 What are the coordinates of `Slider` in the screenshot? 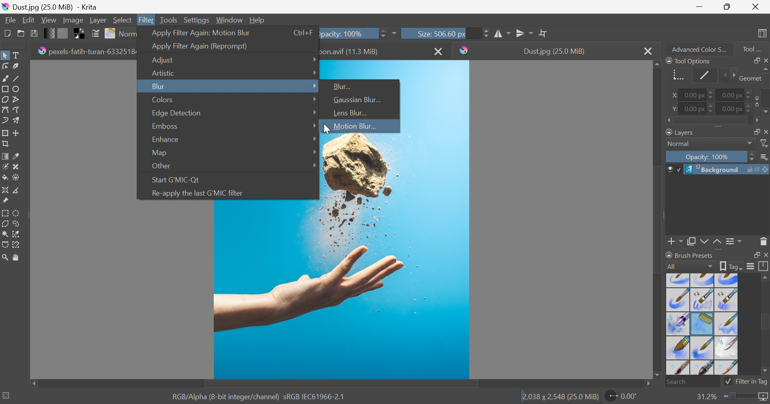 It's located at (765, 91).